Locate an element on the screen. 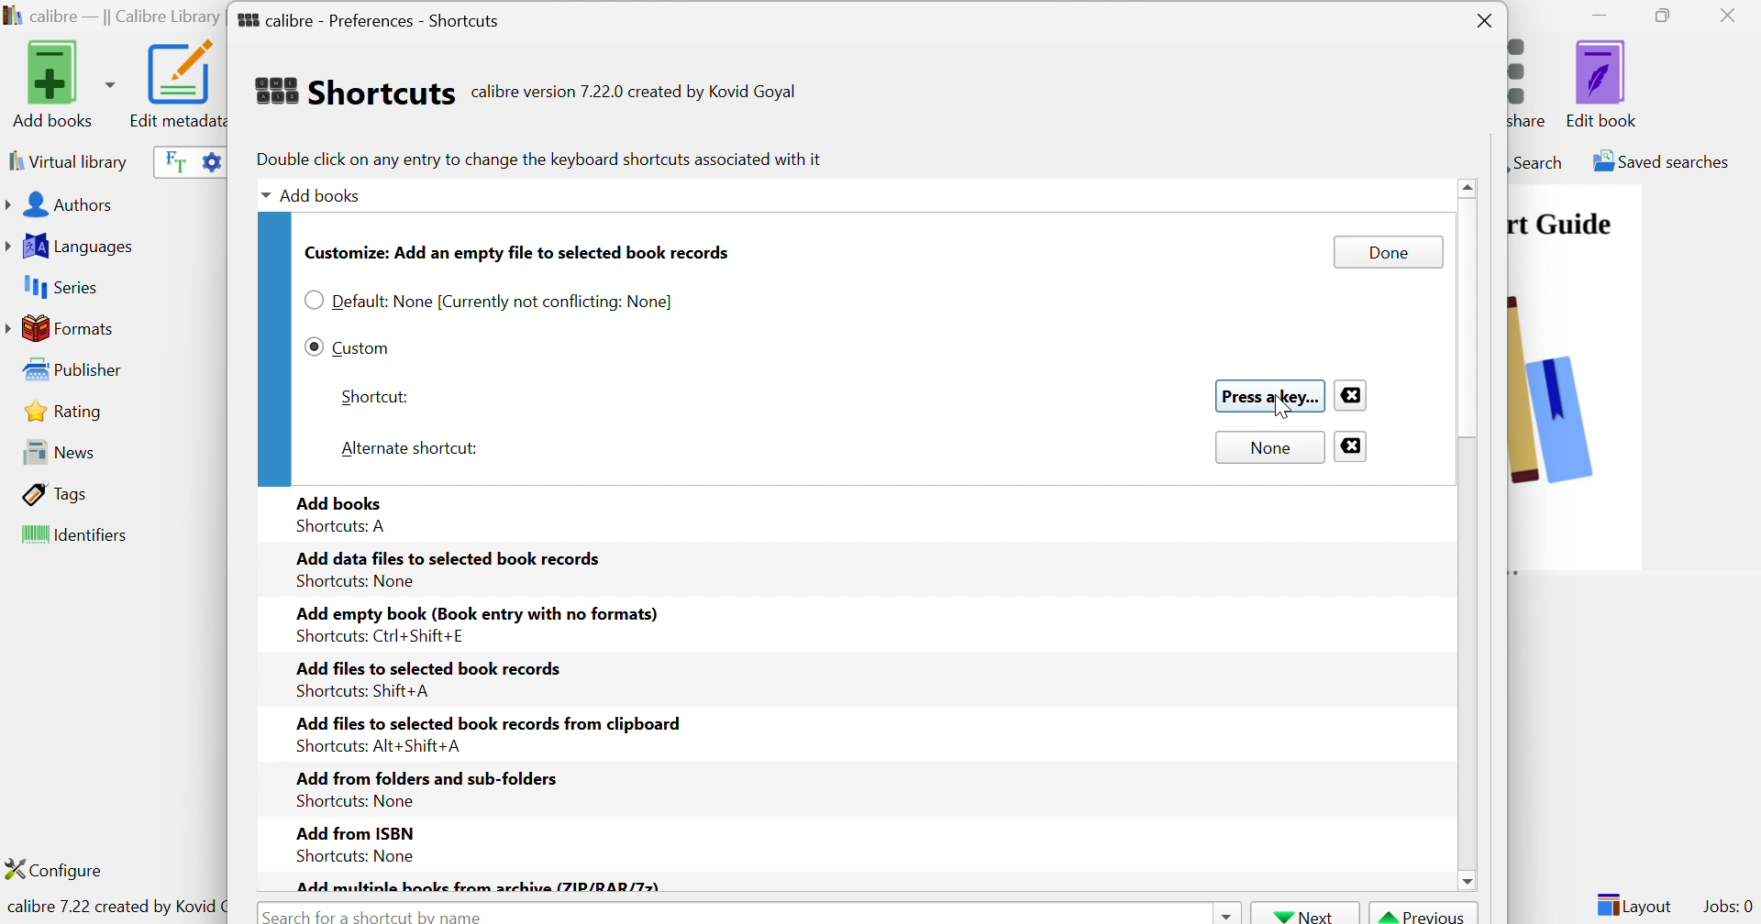  calibre version 7.22.0 created by Kovid Goyal is located at coordinates (634, 93).